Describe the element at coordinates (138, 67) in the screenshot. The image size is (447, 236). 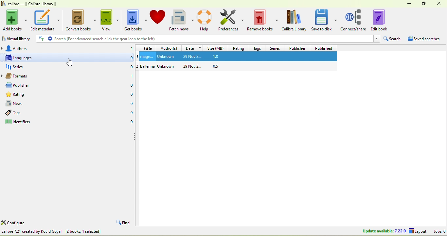
I see `2` at that location.